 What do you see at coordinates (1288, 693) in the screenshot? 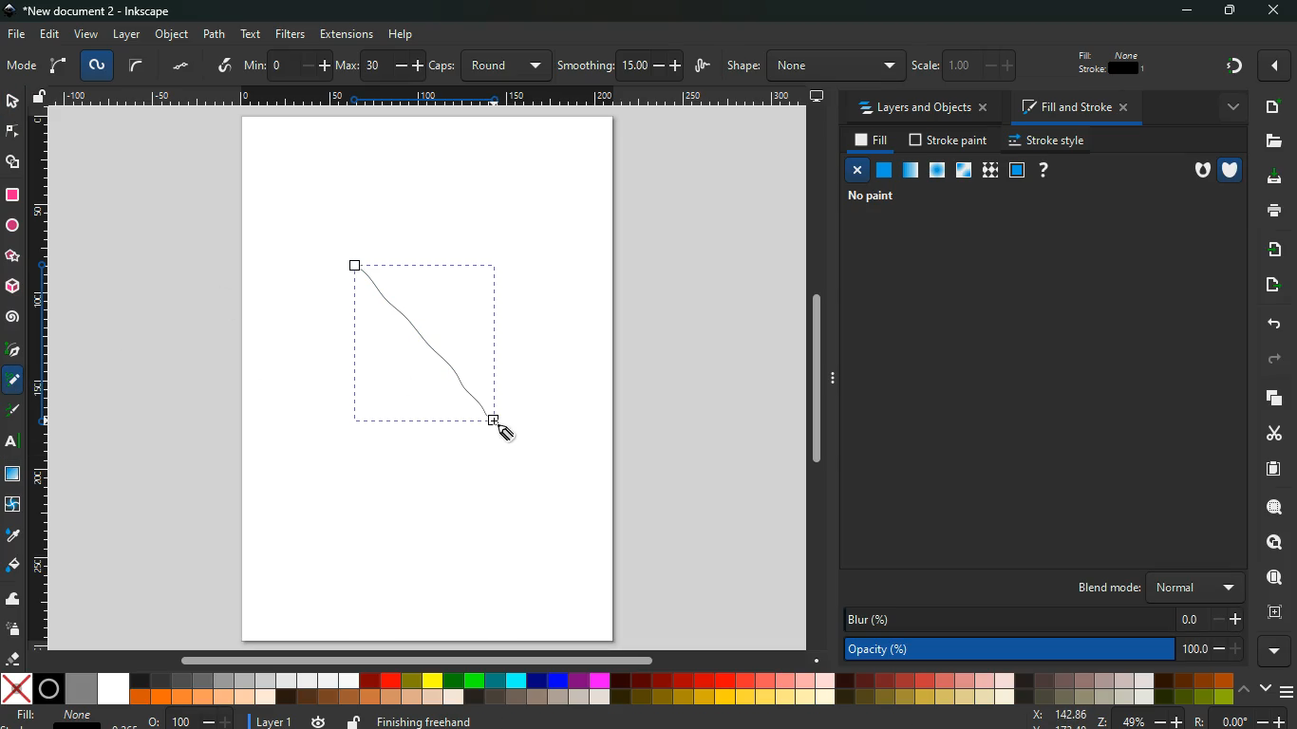
I see `menu` at bounding box center [1288, 693].